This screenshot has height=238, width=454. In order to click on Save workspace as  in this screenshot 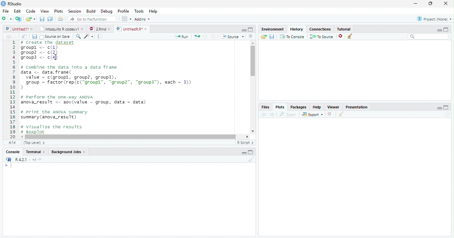, I will do `click(273, 37)`.